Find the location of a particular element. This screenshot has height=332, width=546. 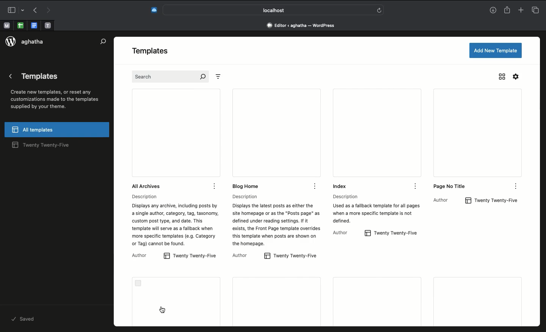

Index is located at coordinates (375, 139).